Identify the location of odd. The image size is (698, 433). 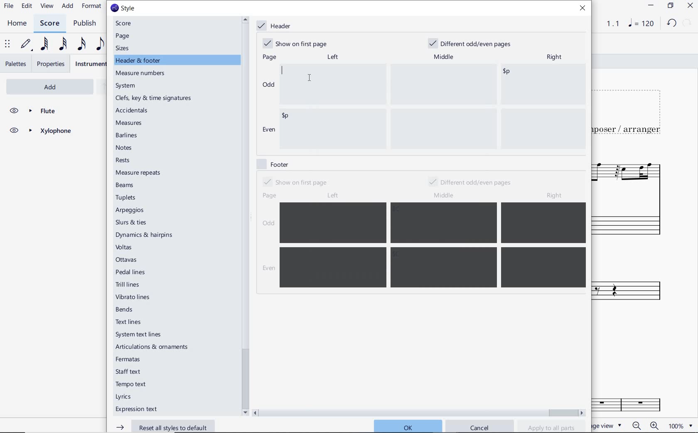
(269, 224).